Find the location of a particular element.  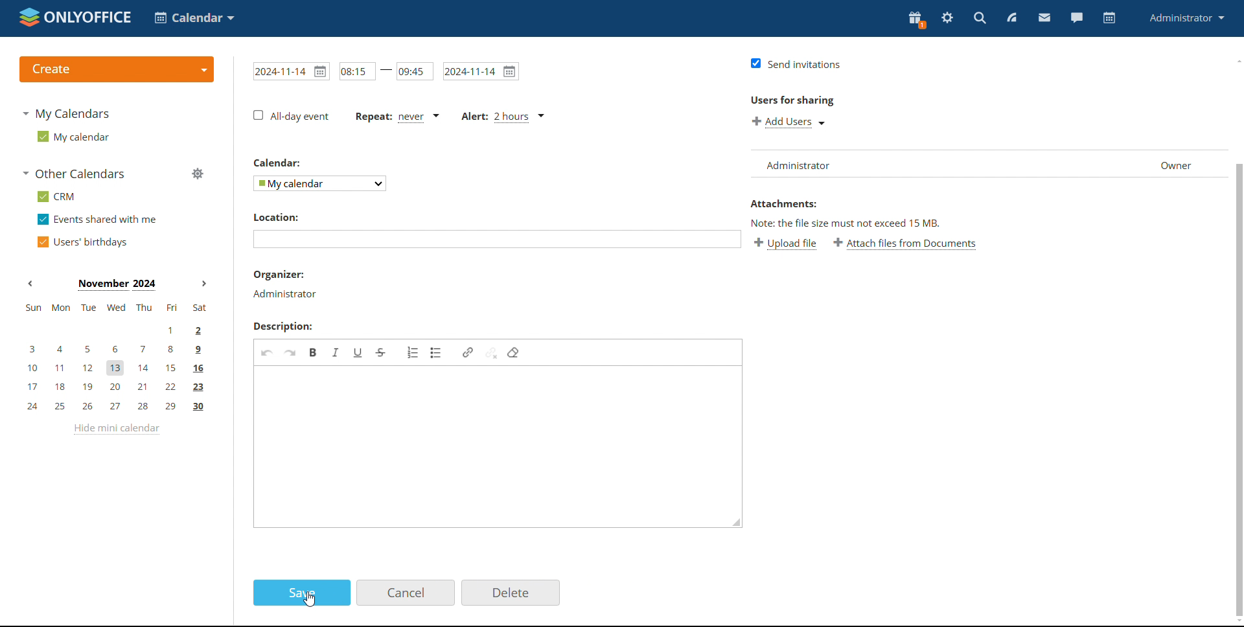

all day event checkbox is located at coordinates (291, 117).